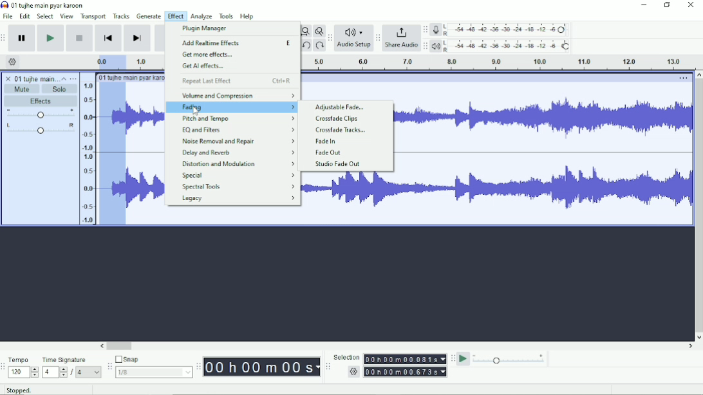  I want to click on Undo, so click(308, 46).